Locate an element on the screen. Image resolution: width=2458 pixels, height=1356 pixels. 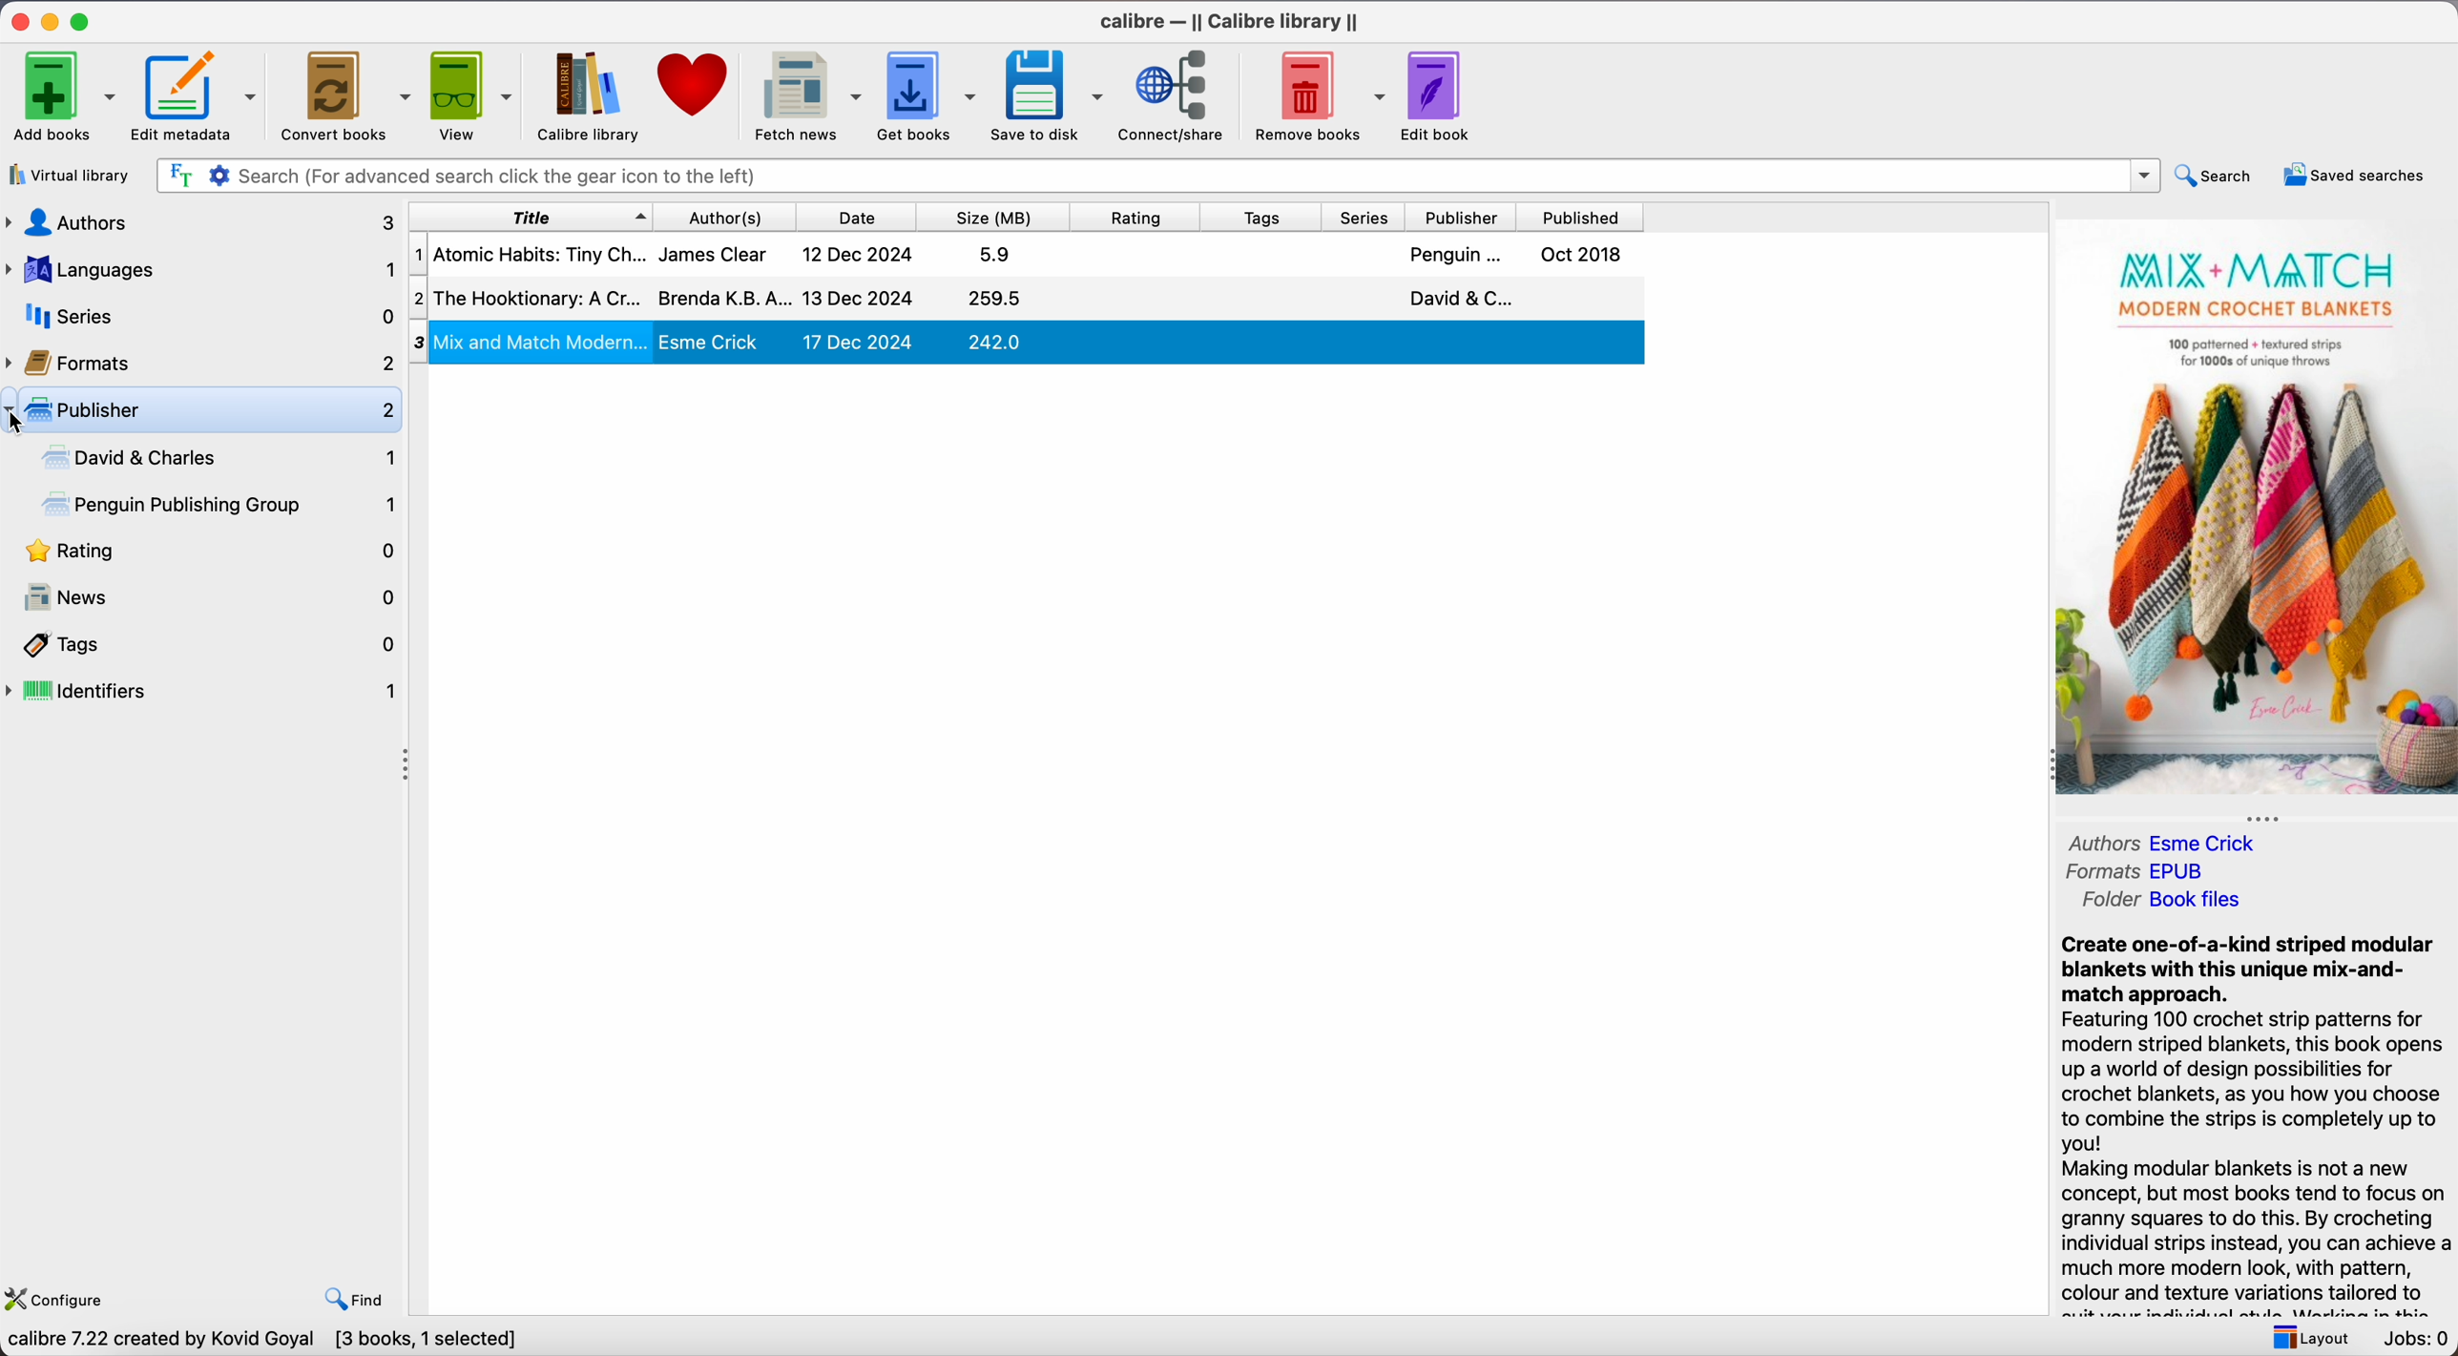
layout is located at coordinates (2305, 1336).